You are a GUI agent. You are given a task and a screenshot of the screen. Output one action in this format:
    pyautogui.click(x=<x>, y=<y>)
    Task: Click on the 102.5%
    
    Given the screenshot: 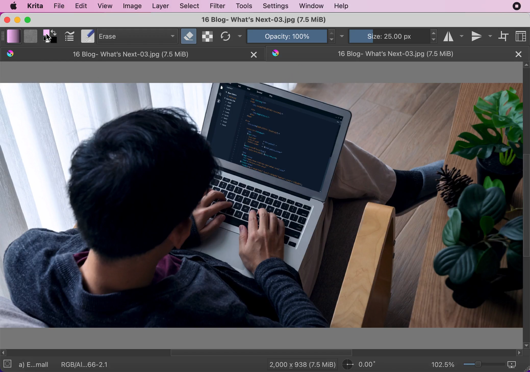 What is the action you would take?
    pyautogui.click(x=443, y=364)
    